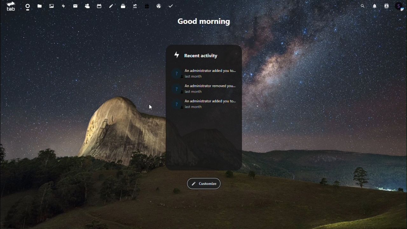  I want to click on search, so click(361, 7).